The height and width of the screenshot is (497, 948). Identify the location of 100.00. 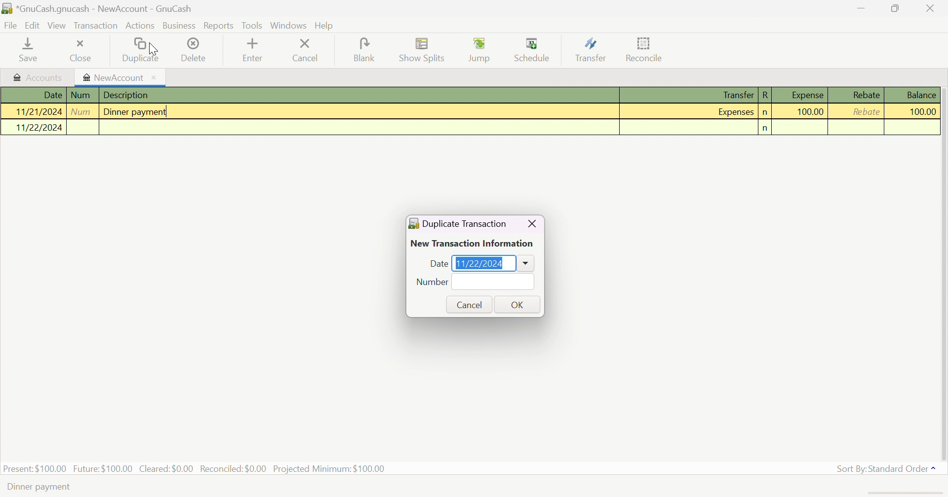
(810, 111).